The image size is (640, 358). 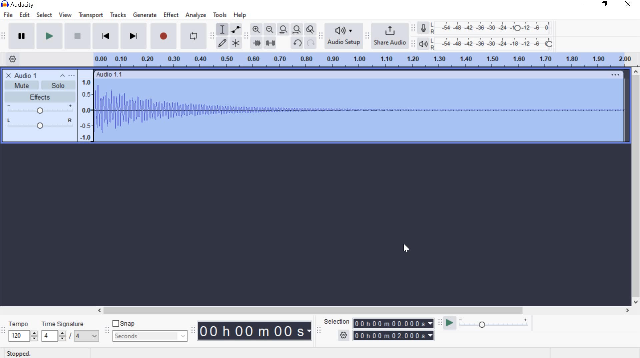 What do you see at coordinates (282, 29) in the screenshot?
I see `Fit selection to width` at bounding box center [282, 29].